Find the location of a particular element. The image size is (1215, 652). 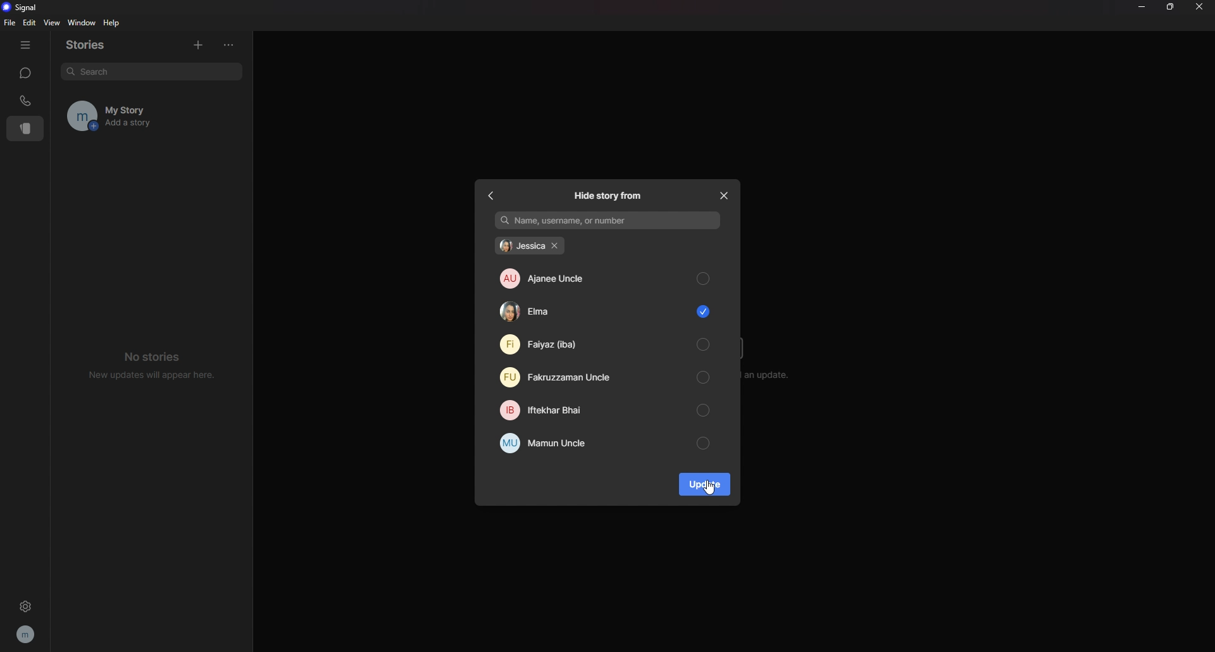

iftekhar bhai is located at coordinates (605, 408).